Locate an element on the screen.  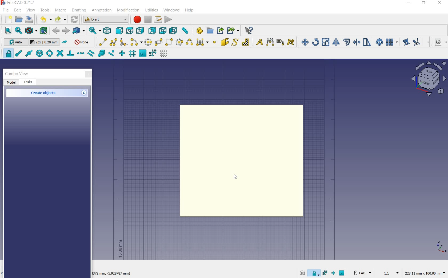
combo view is located at coordinates (17, 74).